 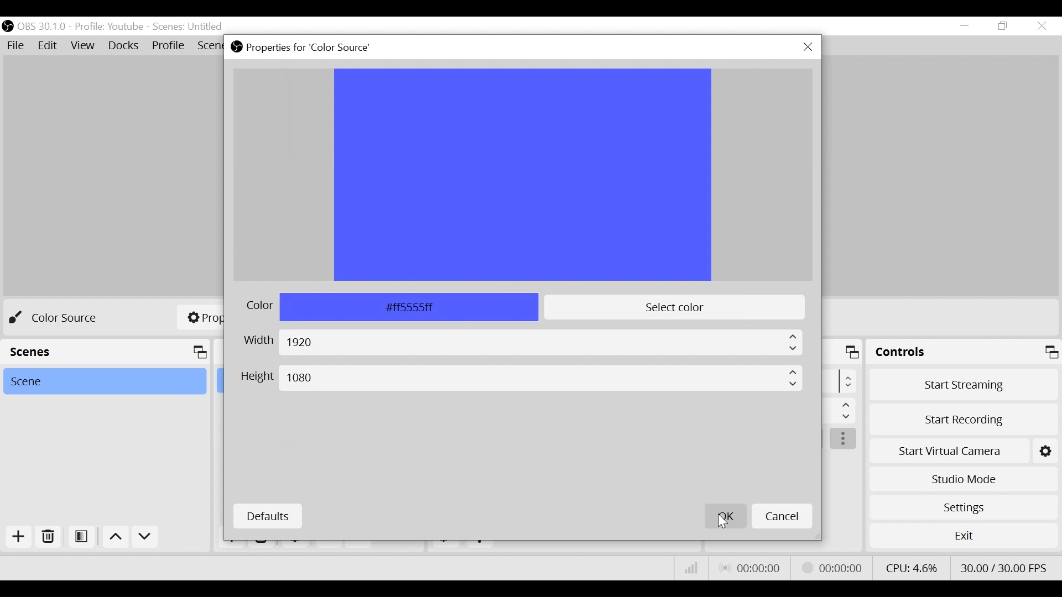 What do you see at coordinates (912, 568) in the screenshot?
I see `CPU Usage` at bounding box center [912, 568].